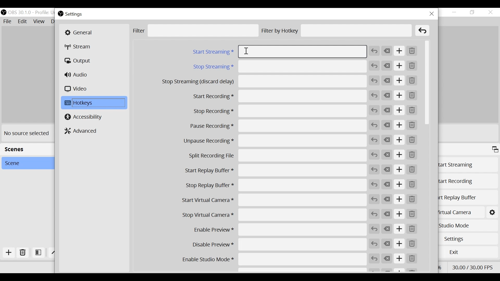  What do you see at coordinates (279, 51) in the screenshot?
I see `Start Streaming` at bounding box center [279, 51].